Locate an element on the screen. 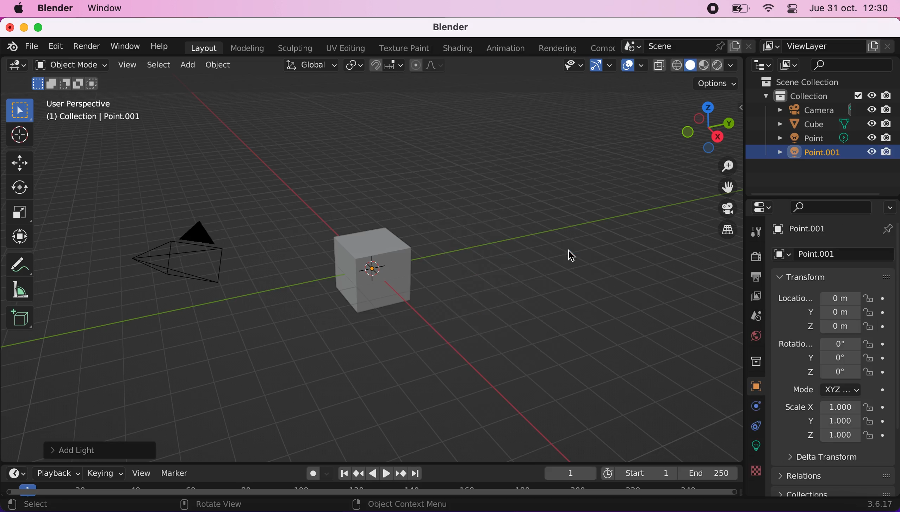 Image resolution: width=900 pixels, height=512 pixels. disable in renders is located at coordinates (889, 152).